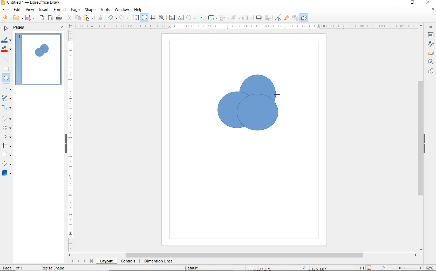 This screenshot has width=436, height=271. Describe the element at coordinates (6, 165) in the screenshot. I see `STARS AND BANNERS` at that location.